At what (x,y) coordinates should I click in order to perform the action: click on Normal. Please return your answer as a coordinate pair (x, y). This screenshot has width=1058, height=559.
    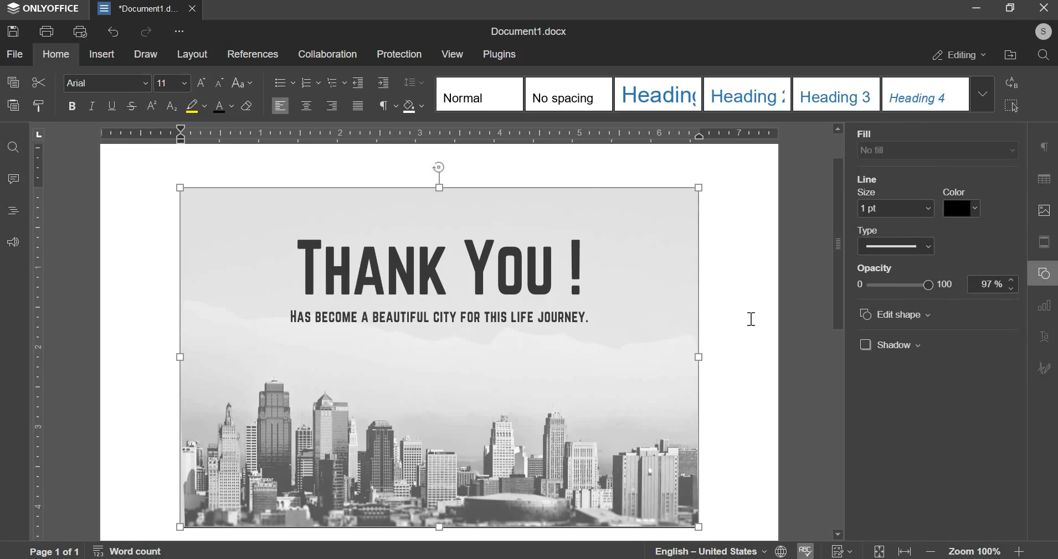
    Looking at the image, I should click on (477, 95).